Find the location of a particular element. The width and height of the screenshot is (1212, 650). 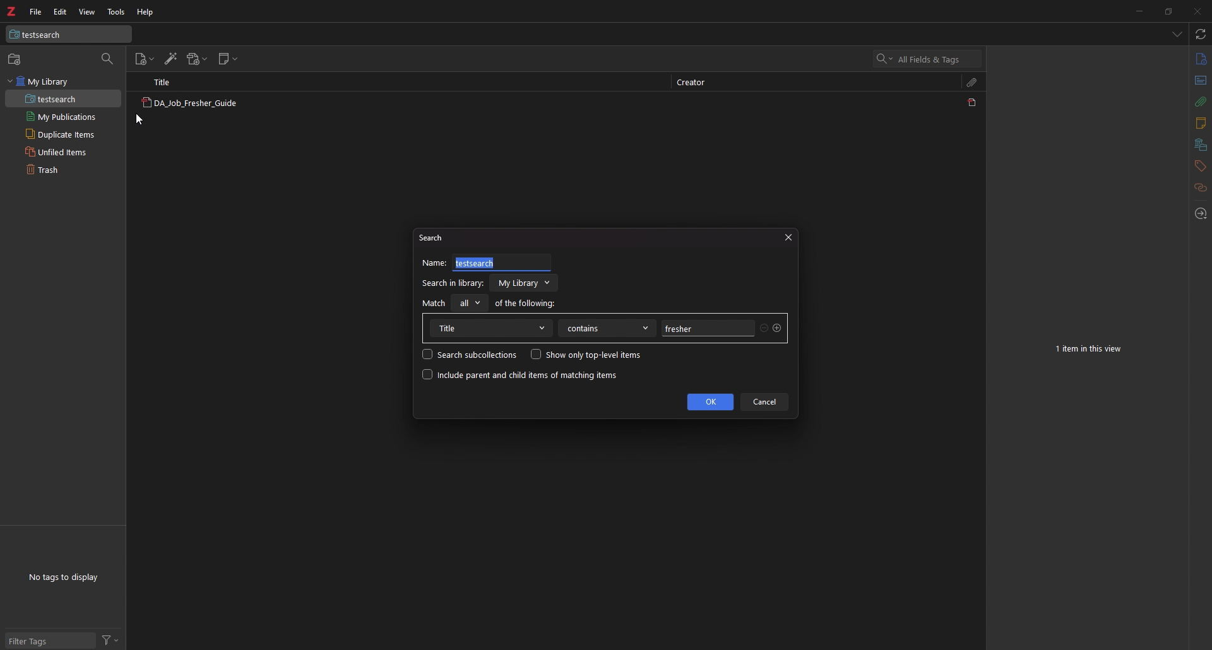

library is located at coordinates (525, 283).